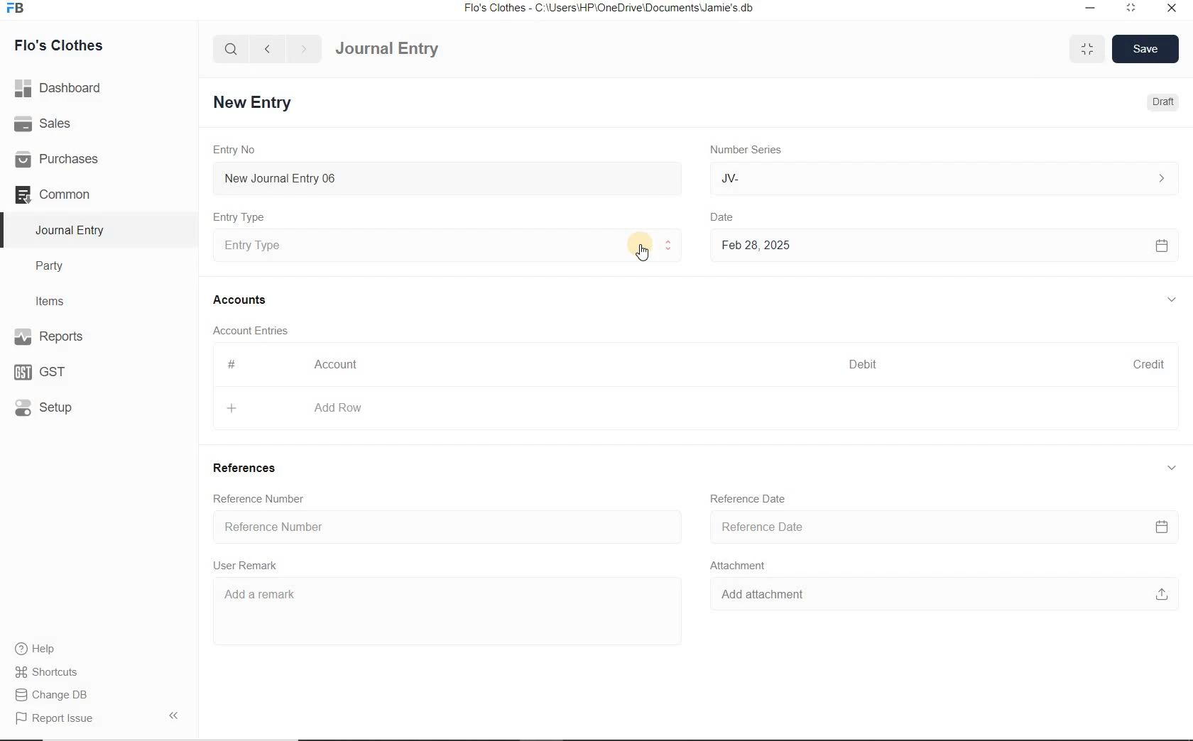 The width and height of the screenshot is (1193, 741). What do you see at coordinates (18, 10) in the screenshot?
I see `Frappe Books logo` at bounding box center [18, 10].